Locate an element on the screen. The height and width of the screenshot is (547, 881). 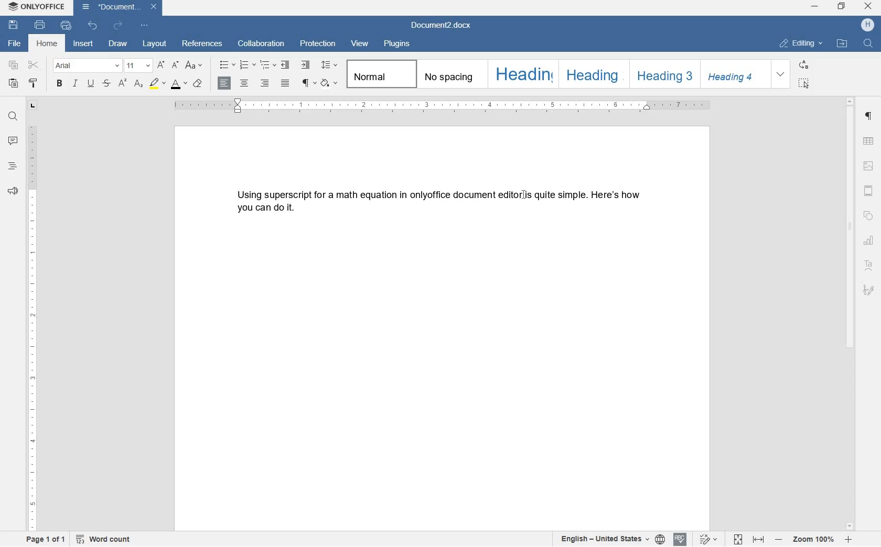
OPEN FILE LOCATION is located at coordinates (843, 46).